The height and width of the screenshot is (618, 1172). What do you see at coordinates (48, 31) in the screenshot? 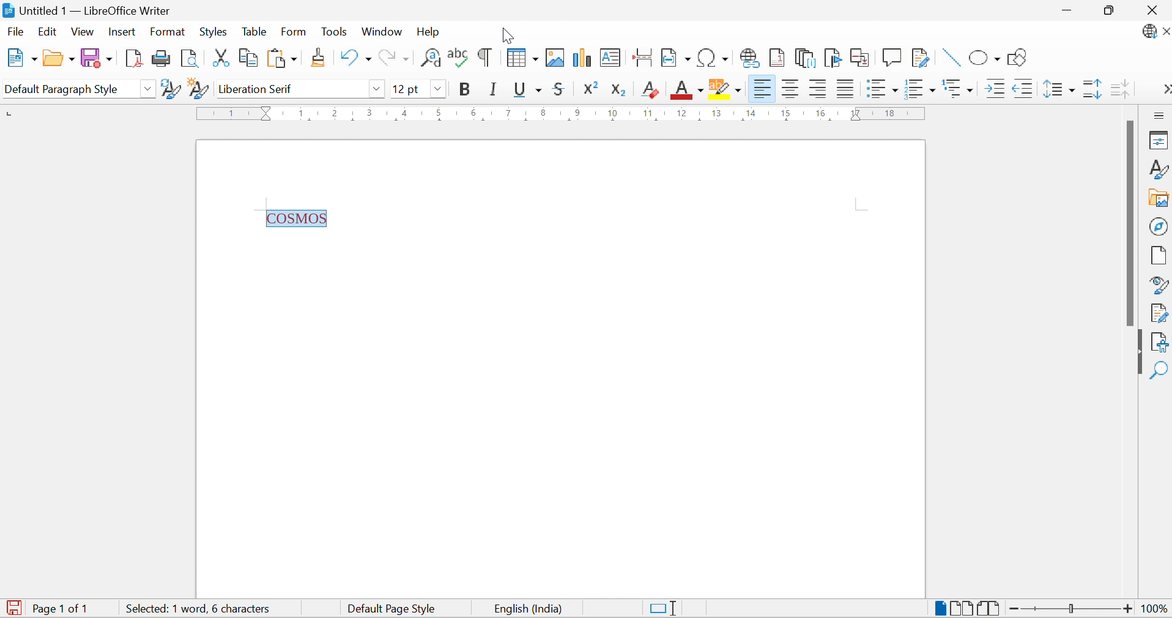
I see `Edit` at bounding box center [48, 31].